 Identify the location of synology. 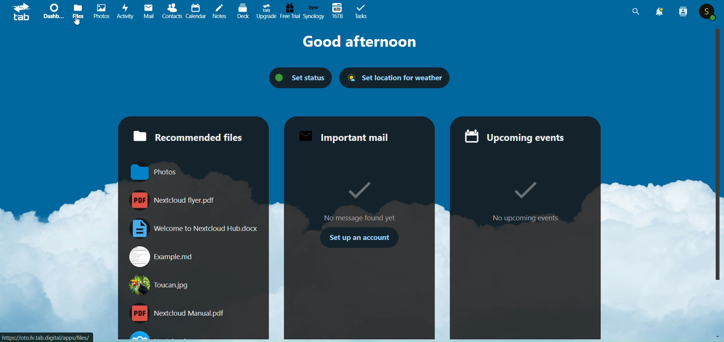
(314, 12).